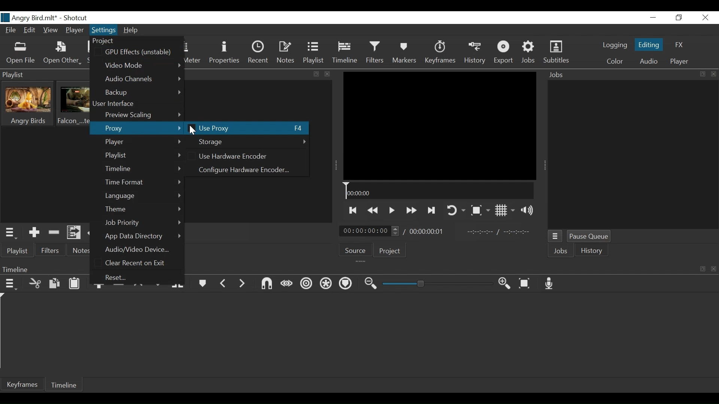  What do you see at coordinates (705, 17) in the screenshot?
I see `Close` at bounding box center [705, 17].